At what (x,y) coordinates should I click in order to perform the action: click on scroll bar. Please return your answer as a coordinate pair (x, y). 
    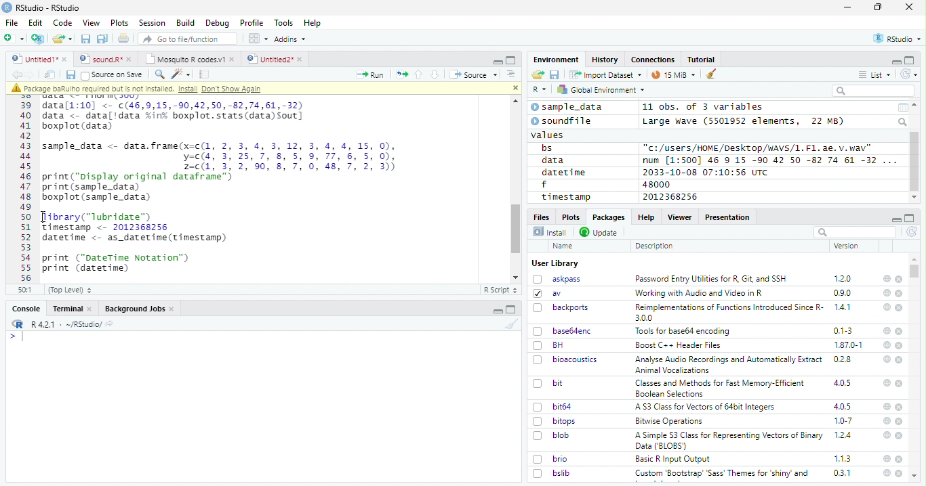
    Looking at the image, I should click on (517, 228).